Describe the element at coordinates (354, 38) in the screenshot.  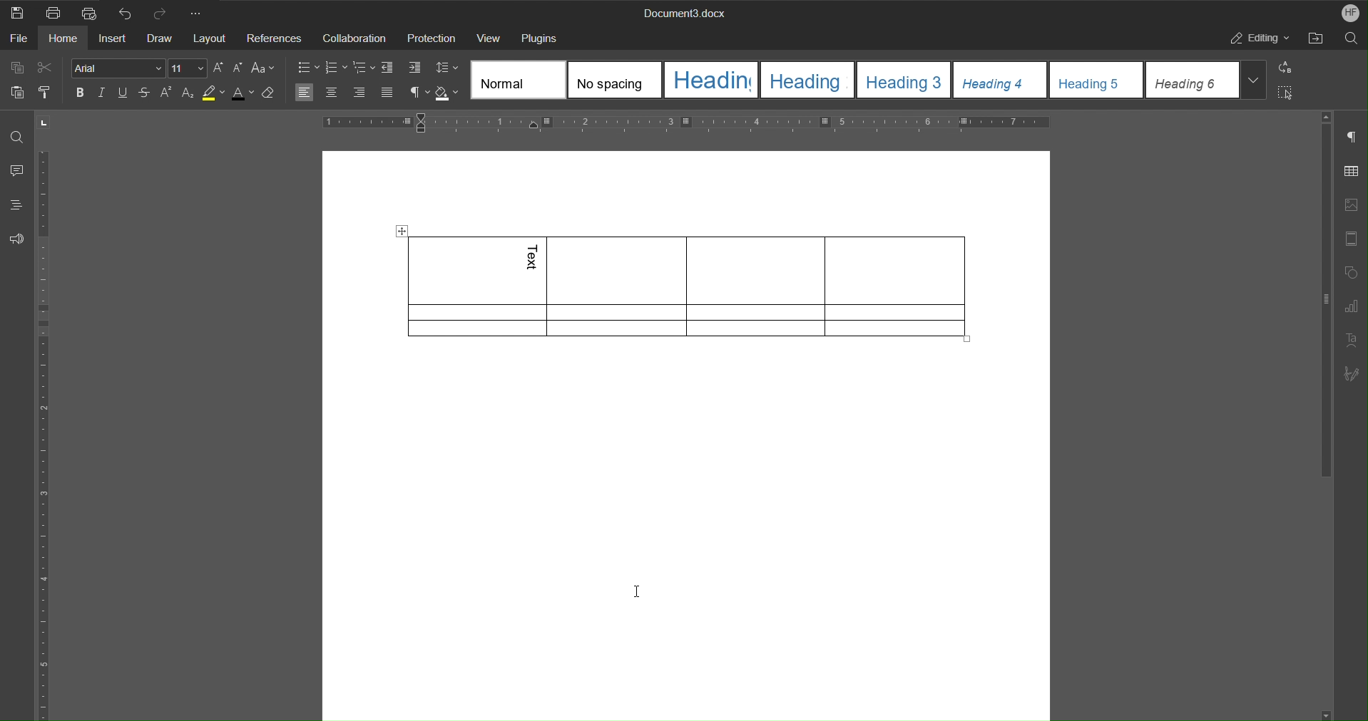
I see `Collaboration` at that location.